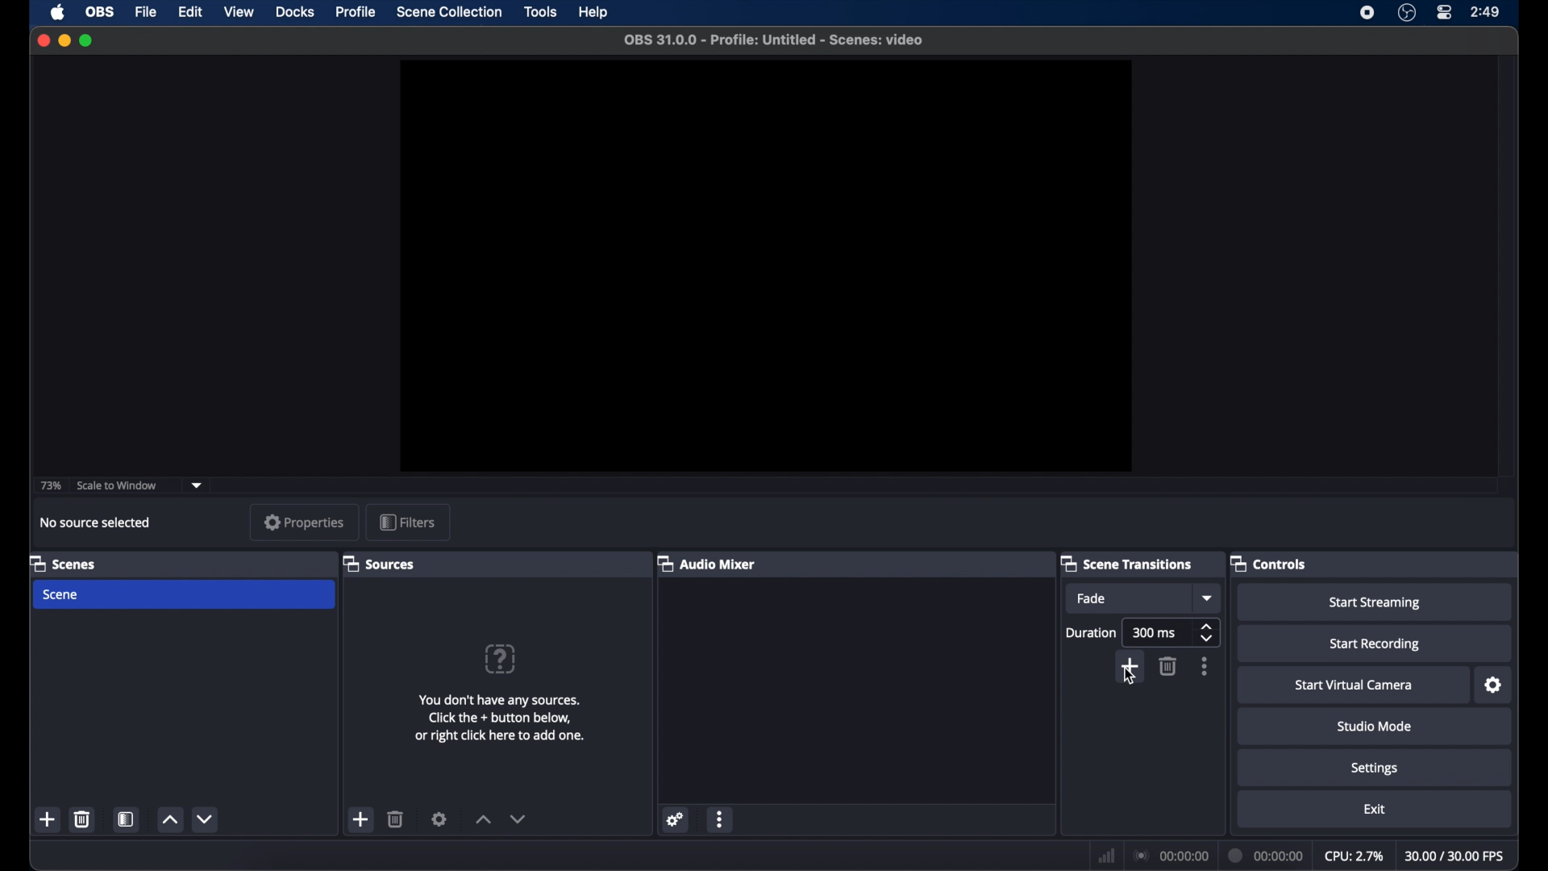 This screenshot has height=871, width=1548. I want to click on dropdown, so click(197, 486).